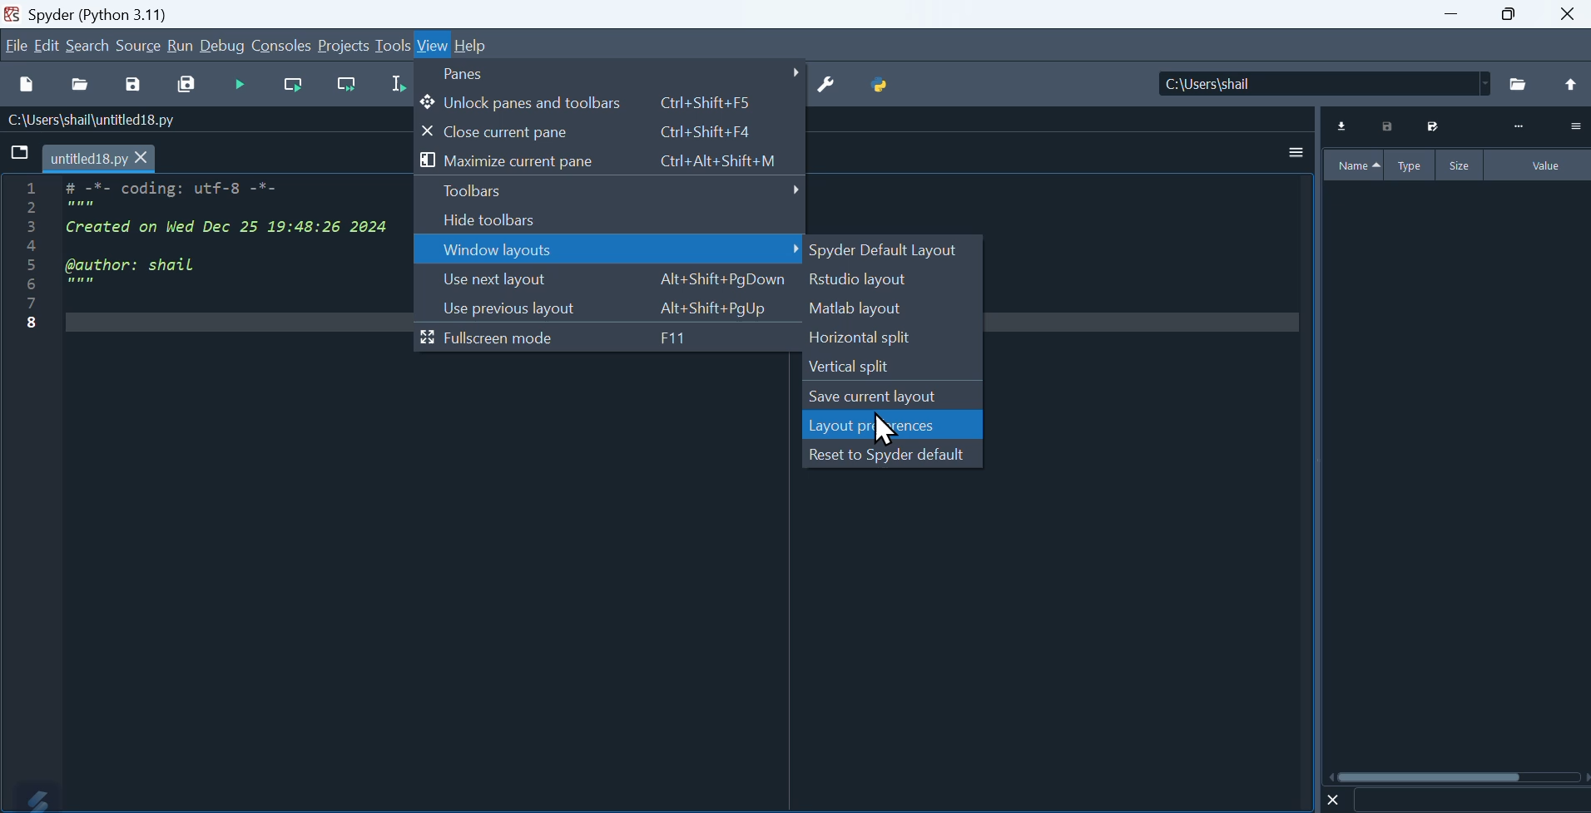 Image resolution: width=1591 pixels, height=813 pixels. Describe the element at coordinates (1461, 165) in the screenshot. I see `Size` at that location.